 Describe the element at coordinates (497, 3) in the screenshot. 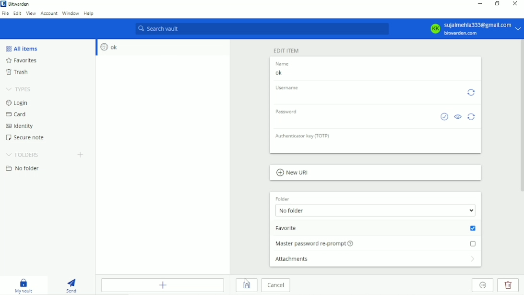

I see `Restore down` at that location.